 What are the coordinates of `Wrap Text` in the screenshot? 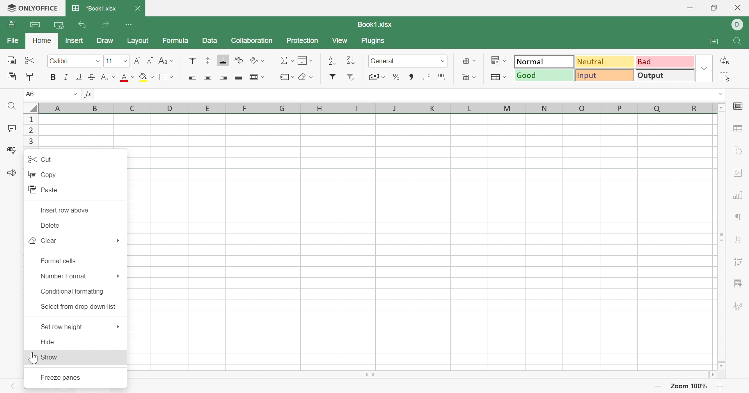 It's located at (240, 60).